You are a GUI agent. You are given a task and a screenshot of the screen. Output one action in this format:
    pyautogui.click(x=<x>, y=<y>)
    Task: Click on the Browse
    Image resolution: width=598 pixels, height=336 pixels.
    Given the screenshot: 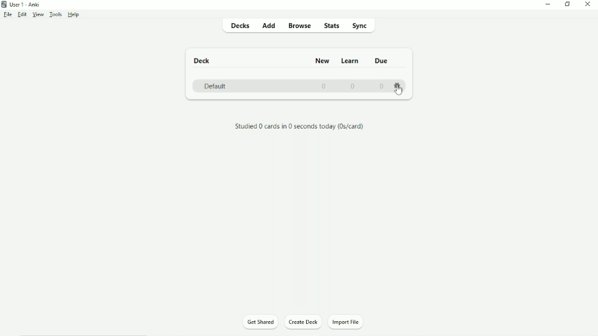 What is the action you would take?
    pyautogui.click(x=300, y=27)
    